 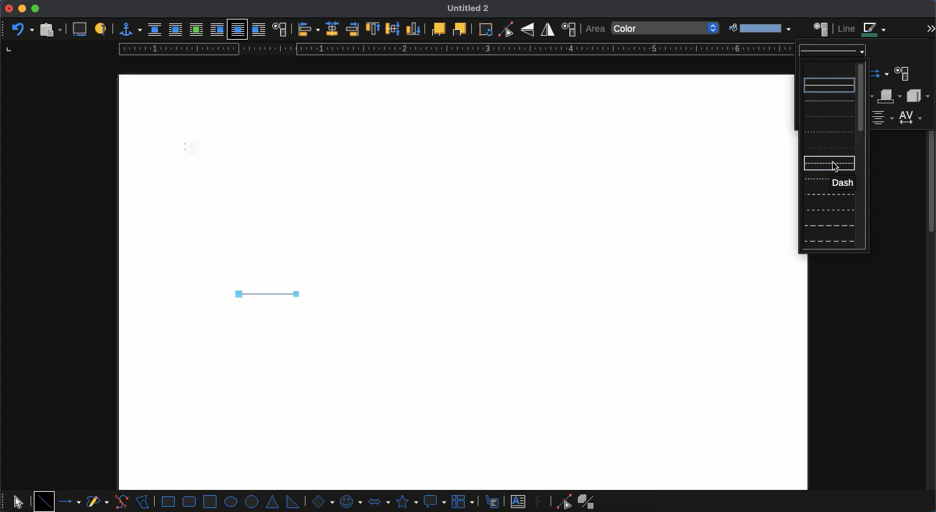 What do you see at coordinates (883, 118) in the screenshot?
I see `footwork alignment` at bounding box center [883, 118].